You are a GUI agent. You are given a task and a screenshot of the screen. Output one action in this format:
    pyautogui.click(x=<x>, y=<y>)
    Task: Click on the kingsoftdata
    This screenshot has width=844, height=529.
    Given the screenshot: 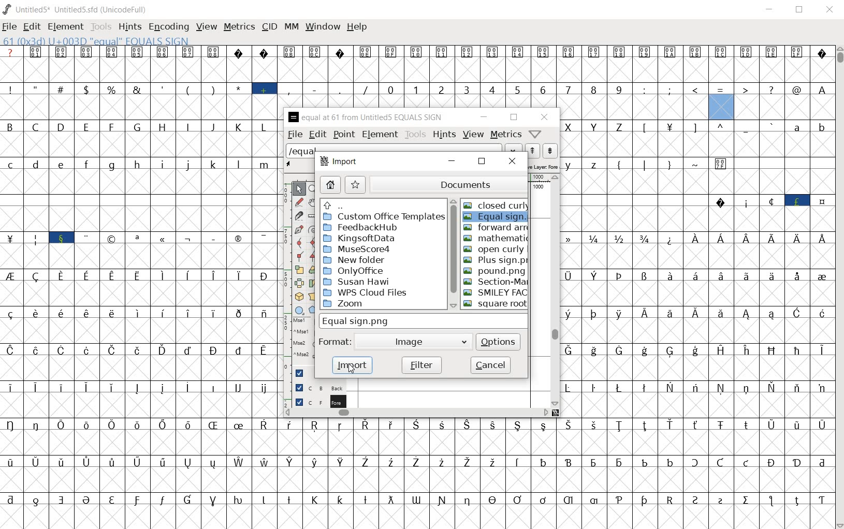 What is the action you would take?
    pyautogui.click(x=361, y=239)
    